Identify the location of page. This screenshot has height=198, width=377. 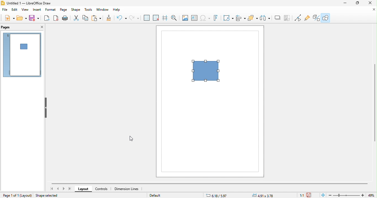
(64, 10).